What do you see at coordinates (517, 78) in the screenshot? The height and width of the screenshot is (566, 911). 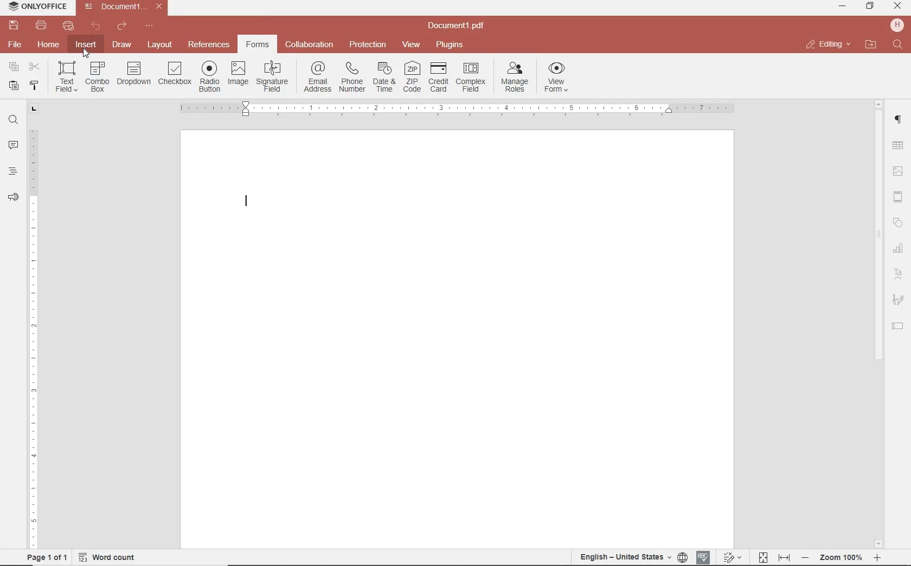 I see `manage roles` at bounding box center [517, 78].